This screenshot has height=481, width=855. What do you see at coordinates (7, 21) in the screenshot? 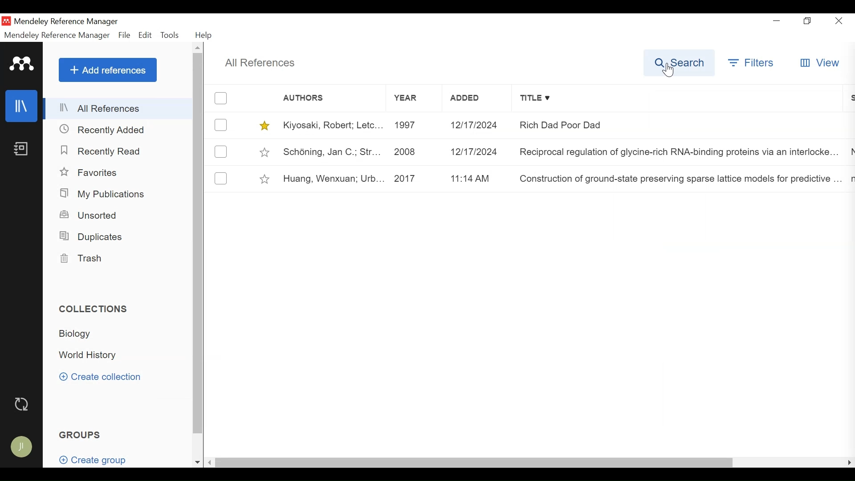
I see `Mendeley Desktop Icon` at bounding box center [7, 21].